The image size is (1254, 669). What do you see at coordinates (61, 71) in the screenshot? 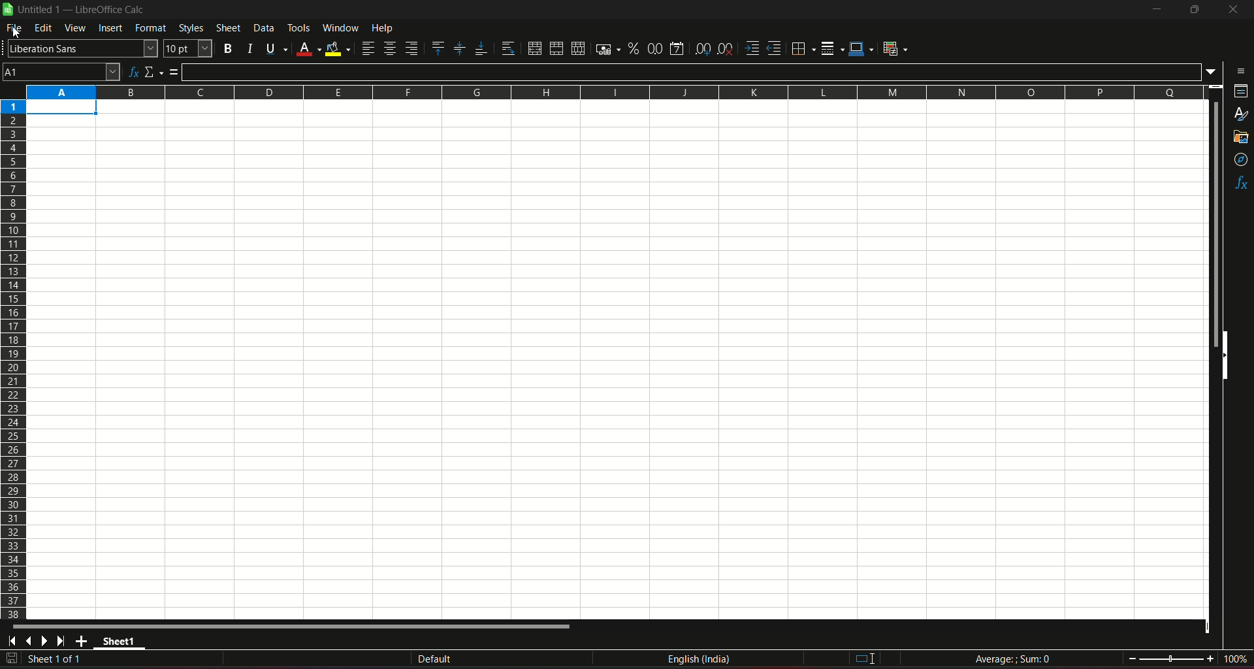
I see `name box` at bounding box center [61, 71].